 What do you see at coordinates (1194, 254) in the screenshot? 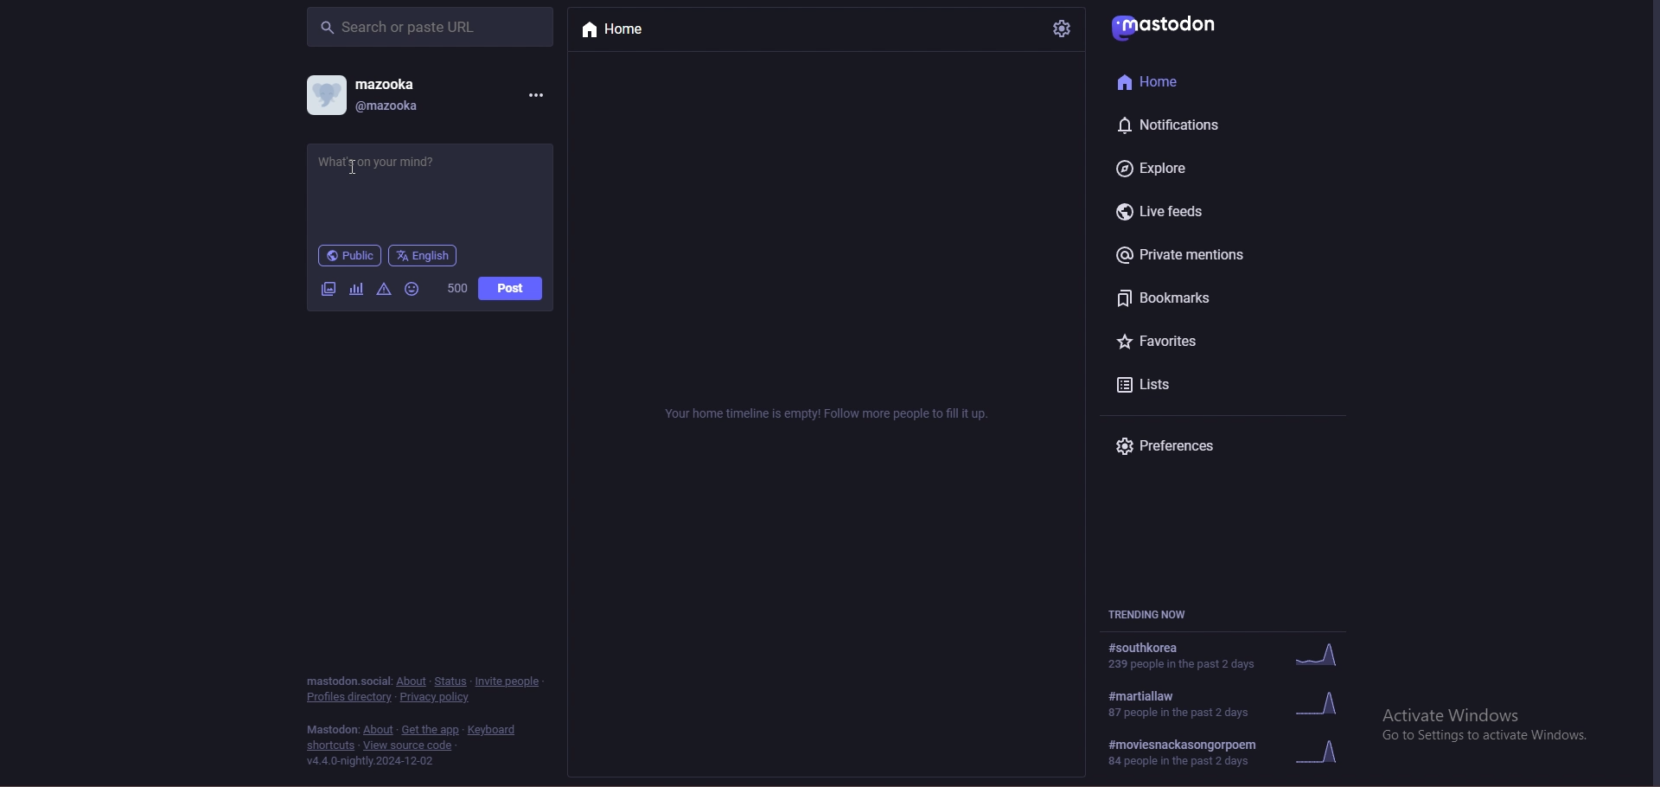
I see `private mentions` at bounding box center [1194, 254].